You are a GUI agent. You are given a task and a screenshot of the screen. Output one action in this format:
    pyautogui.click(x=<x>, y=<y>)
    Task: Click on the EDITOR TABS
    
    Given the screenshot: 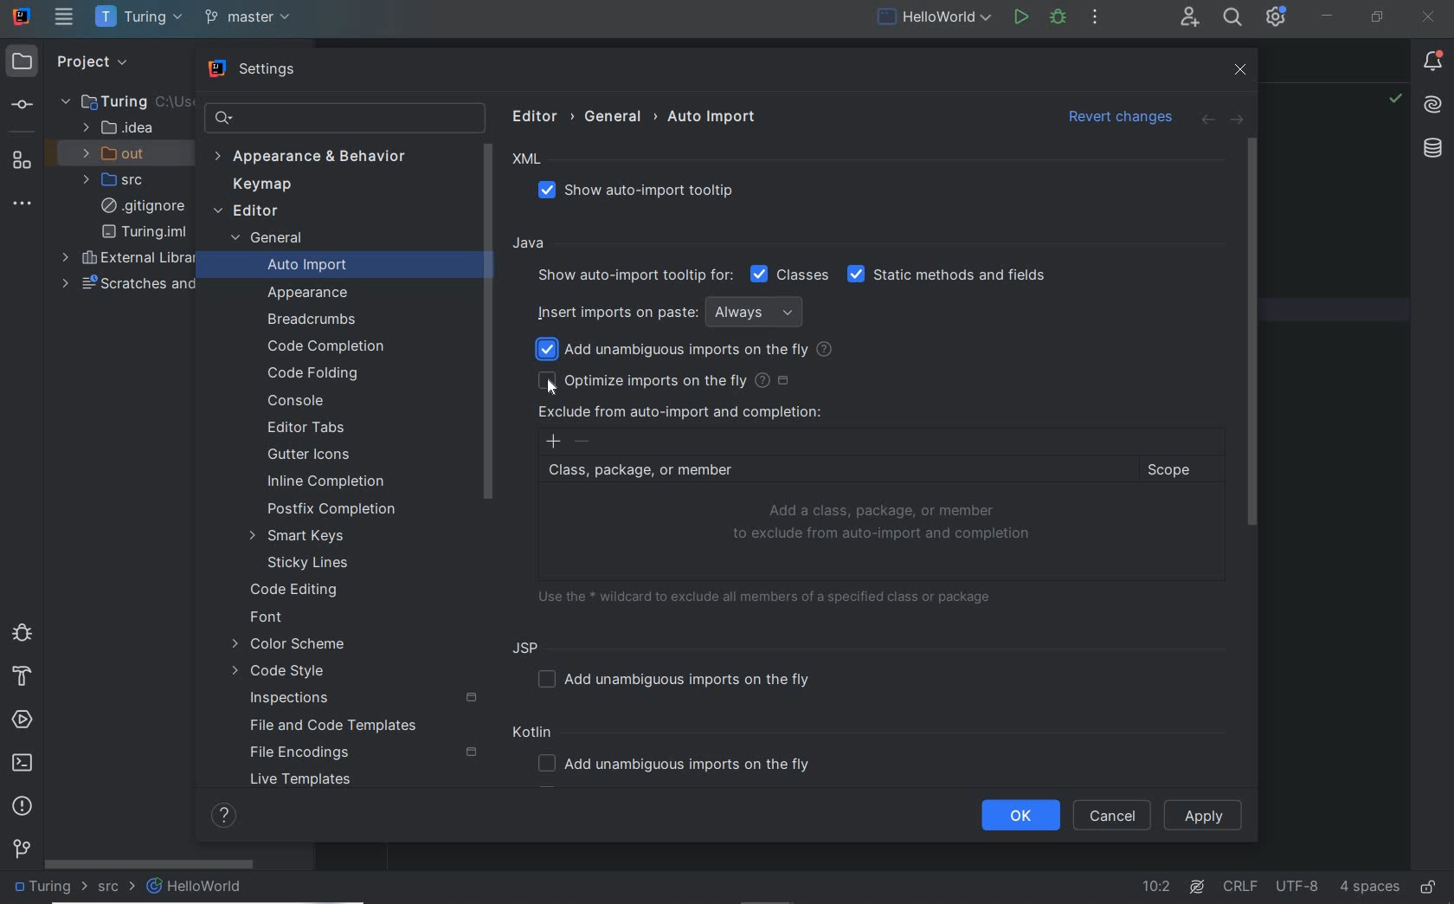 What is the action you would take?
    pyautogui.click(x=312, y=429)
    